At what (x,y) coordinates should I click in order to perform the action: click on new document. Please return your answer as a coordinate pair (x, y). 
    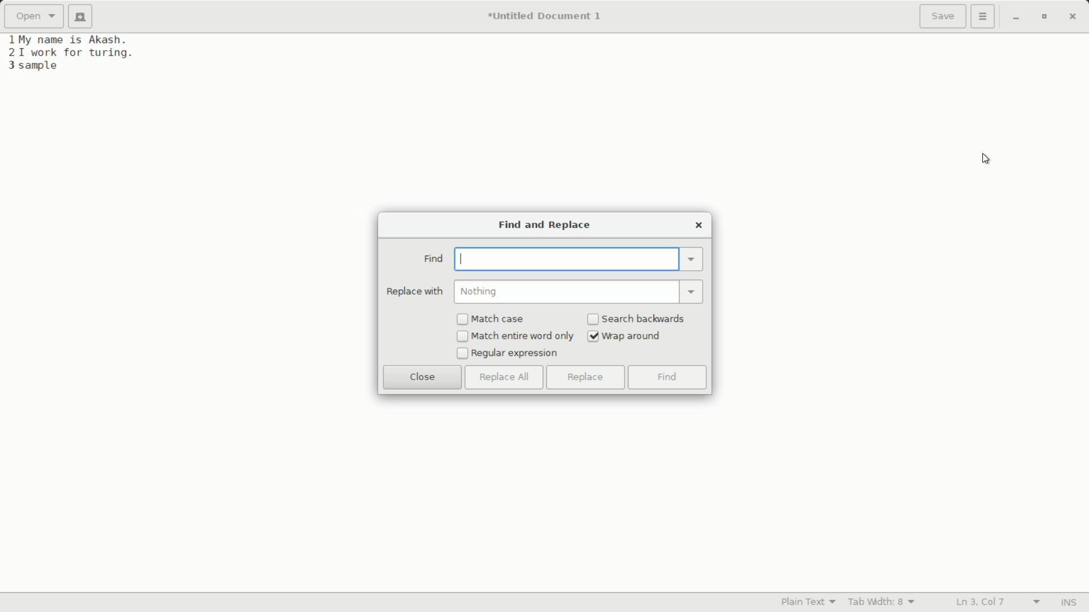
    Looking at the image, I should click on (84, 16).